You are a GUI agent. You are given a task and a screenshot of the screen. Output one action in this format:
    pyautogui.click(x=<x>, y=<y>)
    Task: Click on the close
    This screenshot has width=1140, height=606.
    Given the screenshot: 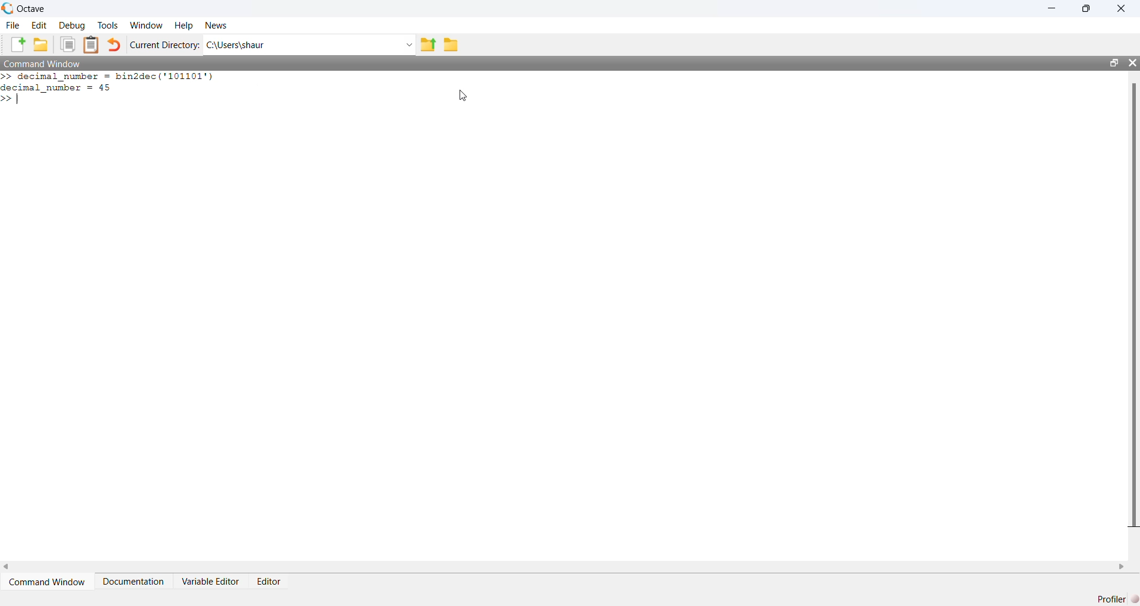 What is the action you would take?
    pyautogui.click(x=1123, y=8)
    